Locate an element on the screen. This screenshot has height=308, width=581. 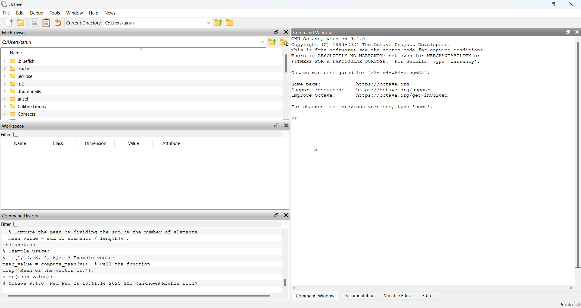
Variable Editor is located at coordinates (399, 295).